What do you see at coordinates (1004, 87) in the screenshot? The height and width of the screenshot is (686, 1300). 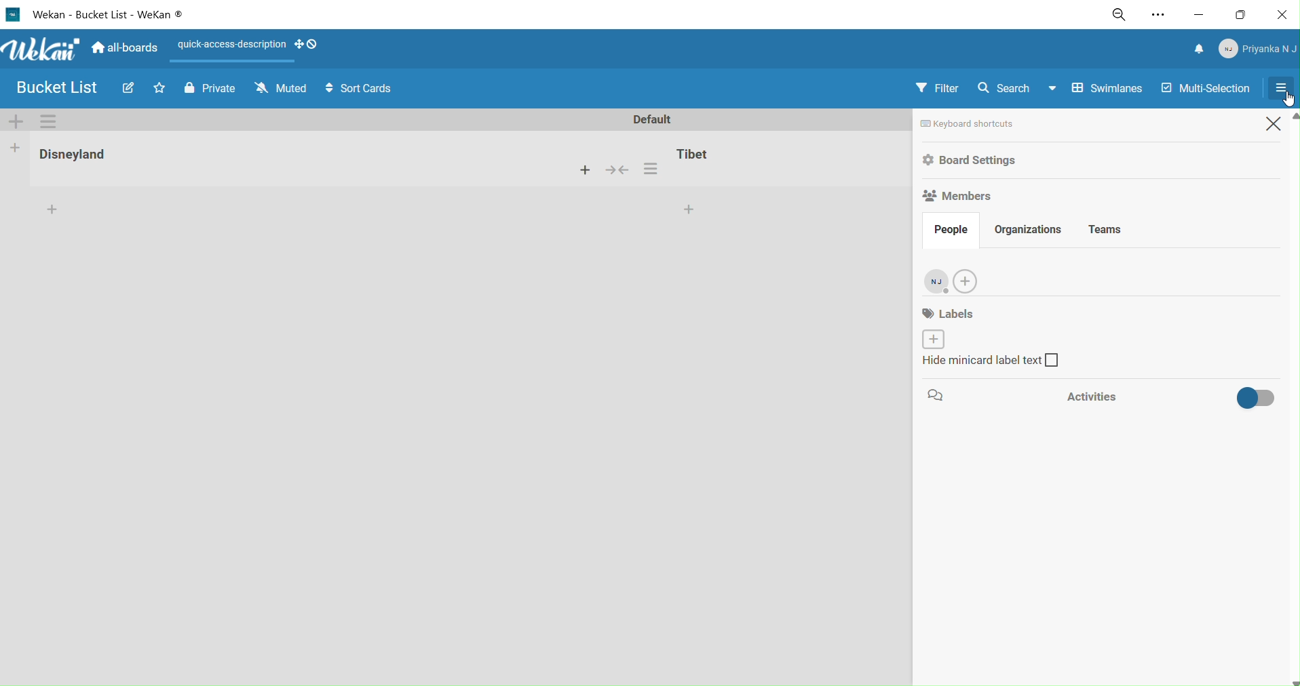 I see `search` at bounding box center [1004, 87].